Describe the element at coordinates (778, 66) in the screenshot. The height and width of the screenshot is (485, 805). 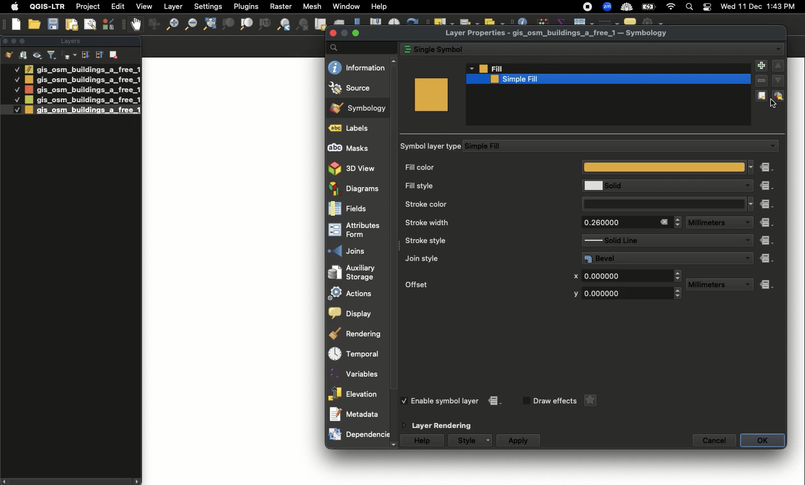
I see `up` at that location.